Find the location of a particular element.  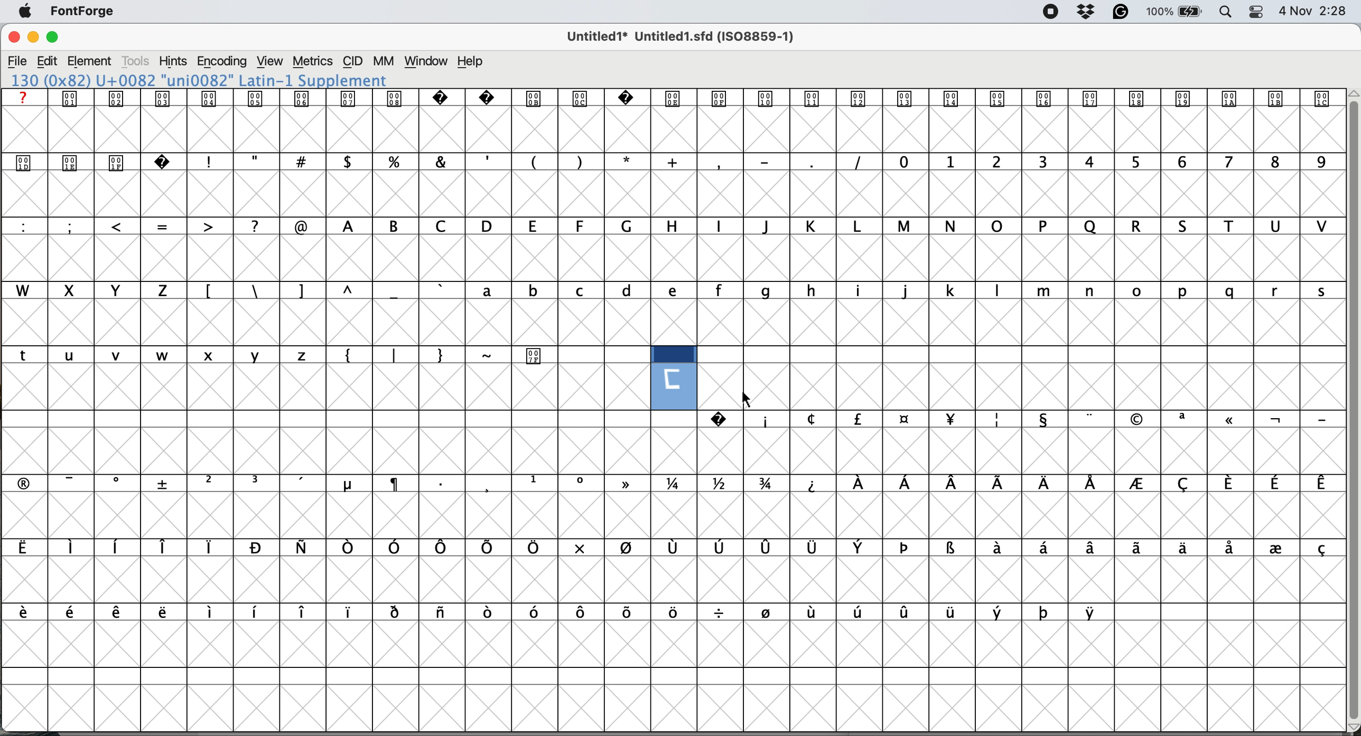

cursor is located at coordinates (749, 400).